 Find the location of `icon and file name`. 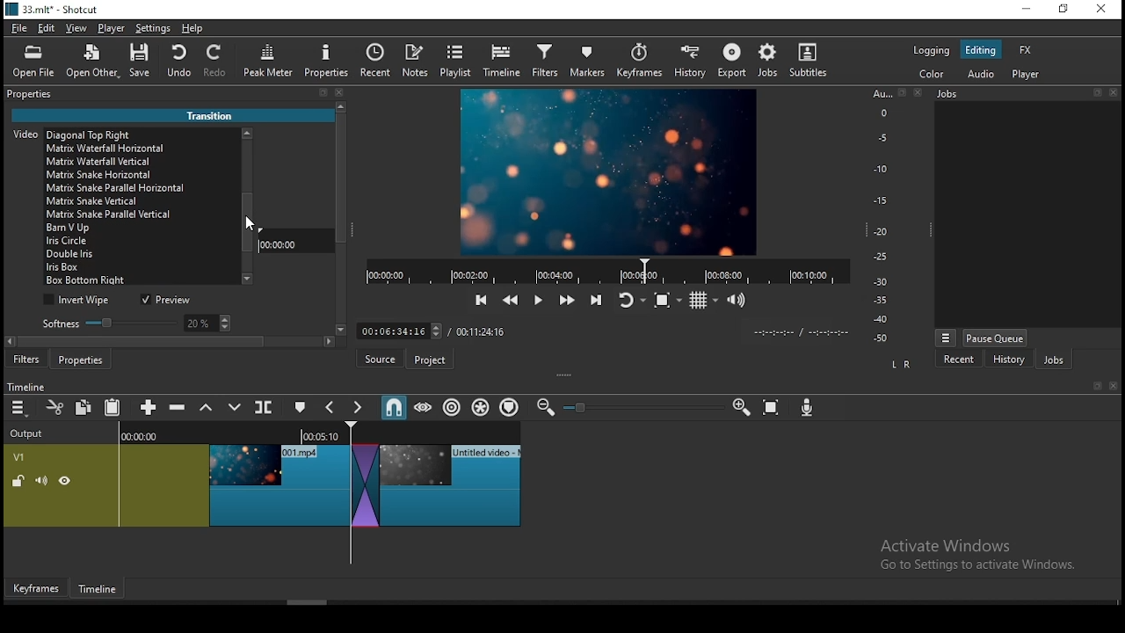

icon and file name is located at coordinates (54, 11).